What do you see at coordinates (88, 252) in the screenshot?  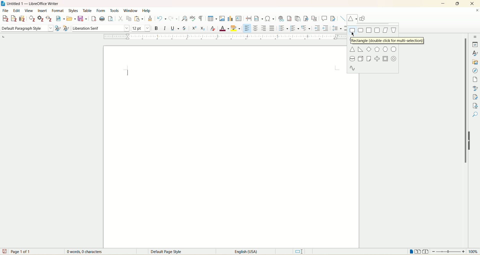 I see `0 words 0 characters` at bounding box center [88, 252].